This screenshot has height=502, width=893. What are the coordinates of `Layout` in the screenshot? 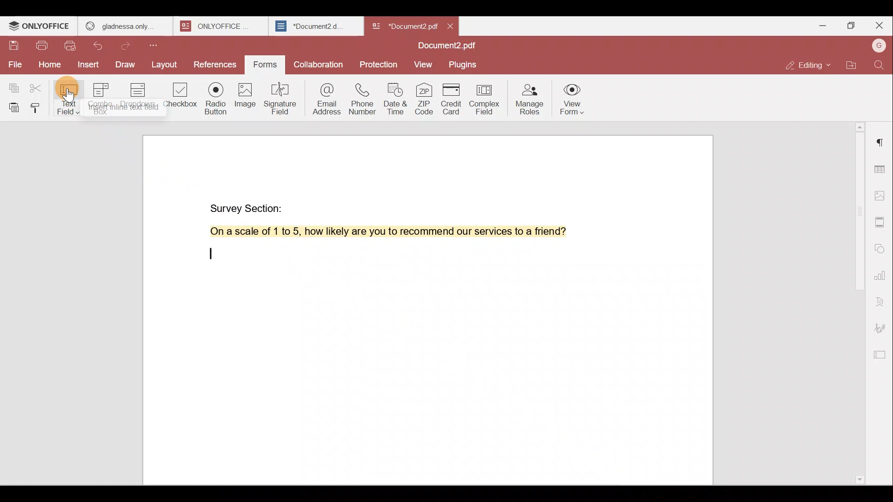 It's located at (164, 65).